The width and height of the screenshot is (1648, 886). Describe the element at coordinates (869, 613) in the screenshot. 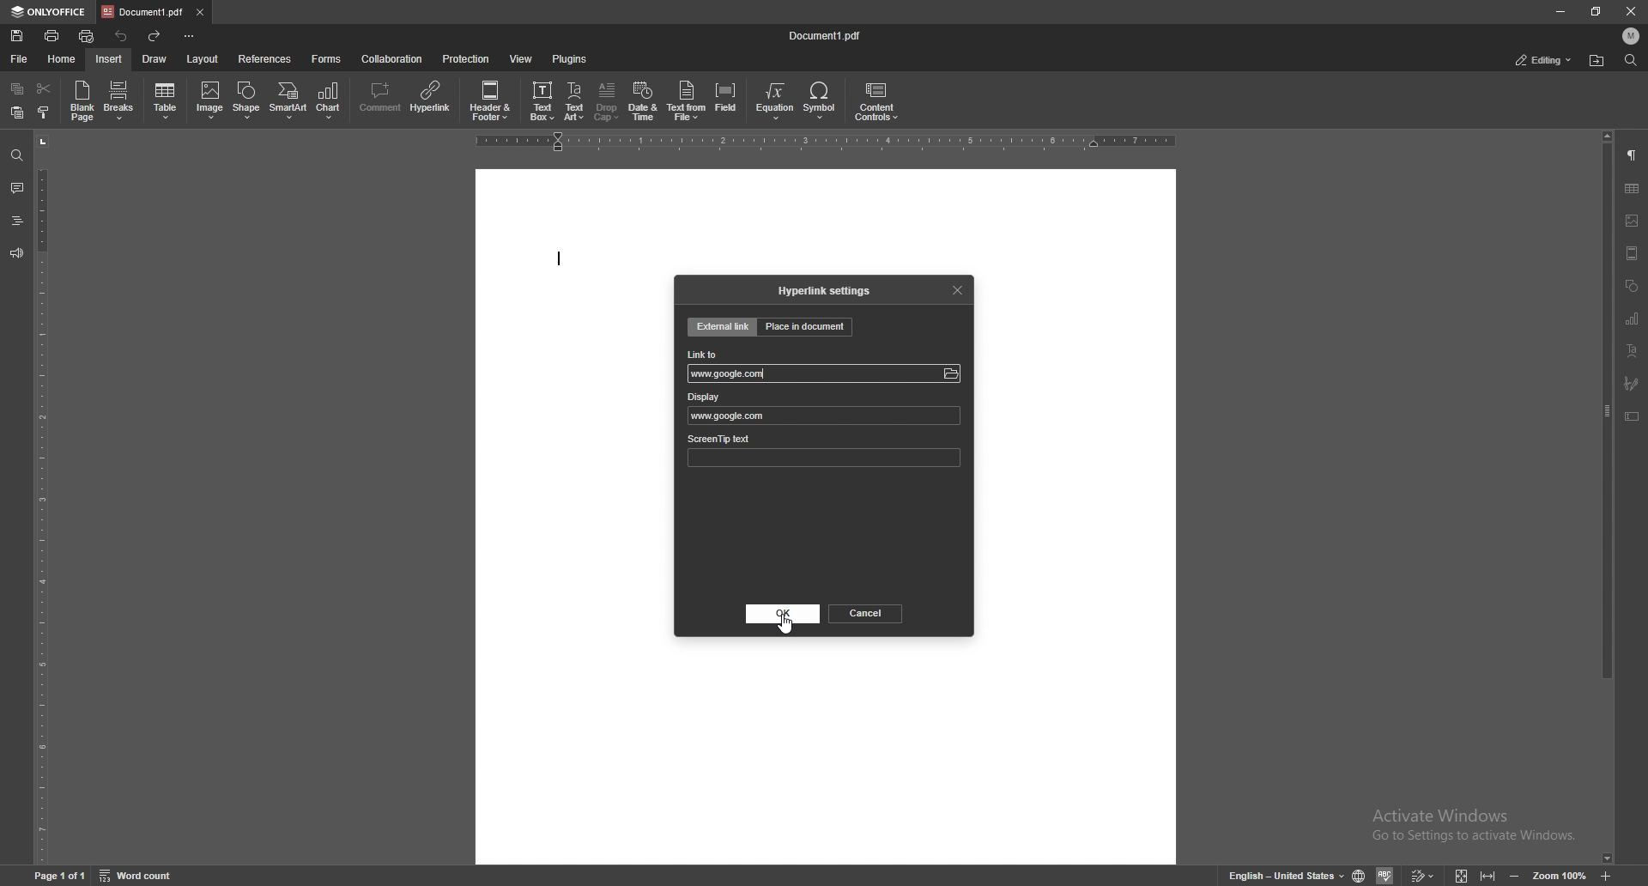

I see `cancel` at that location.